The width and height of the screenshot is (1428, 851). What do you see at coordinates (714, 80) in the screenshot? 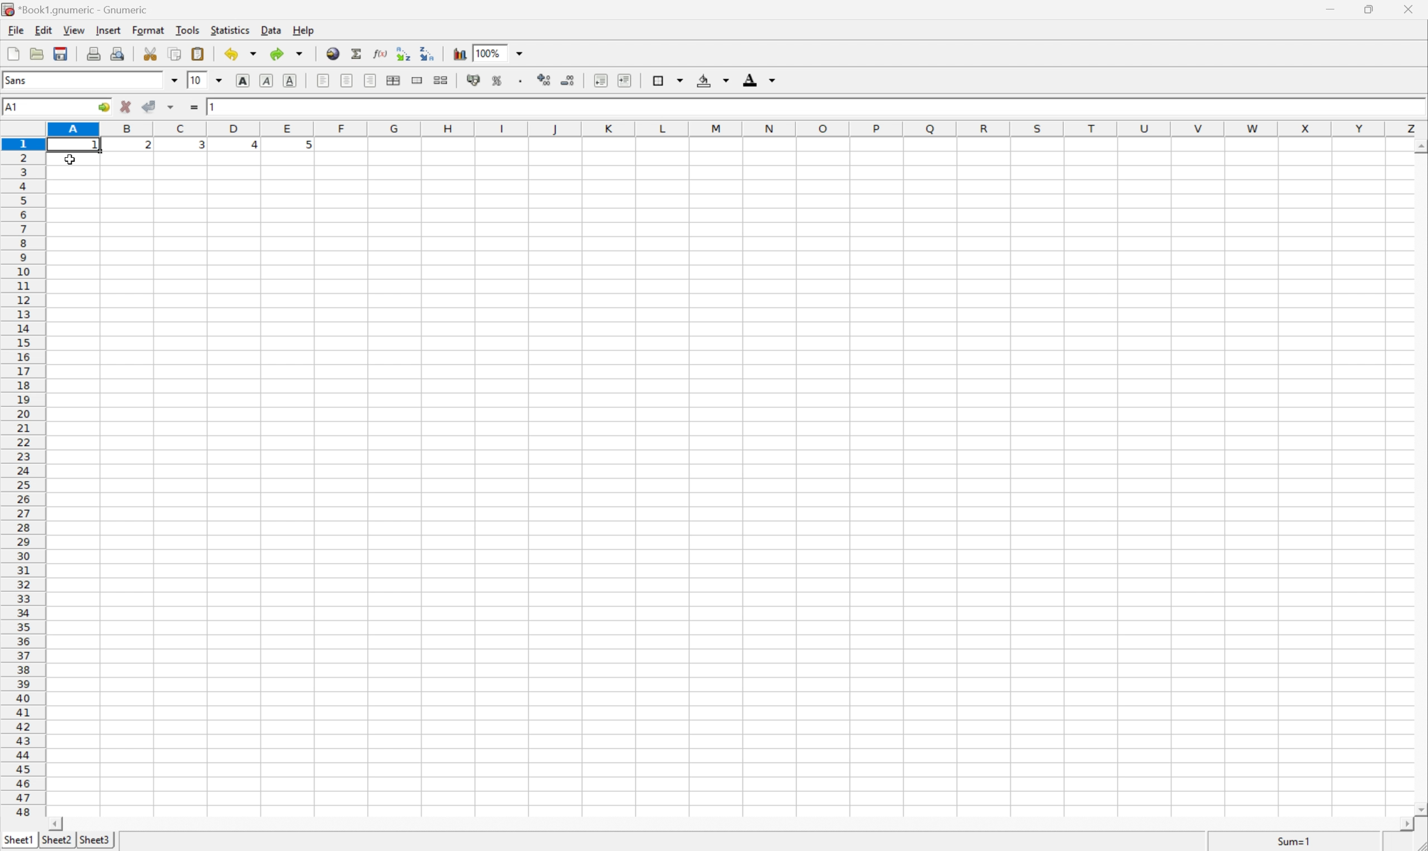
I see `background` at bounding box center [714, 80].